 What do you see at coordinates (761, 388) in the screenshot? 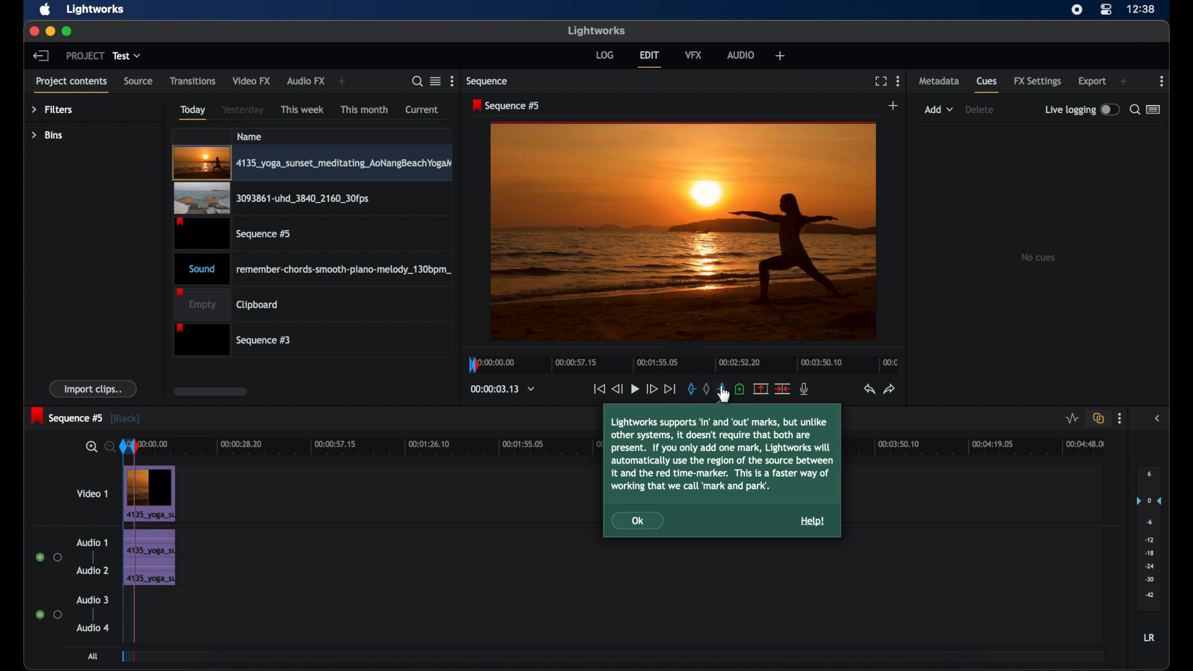
I see `` at bounding box center [761, 388].